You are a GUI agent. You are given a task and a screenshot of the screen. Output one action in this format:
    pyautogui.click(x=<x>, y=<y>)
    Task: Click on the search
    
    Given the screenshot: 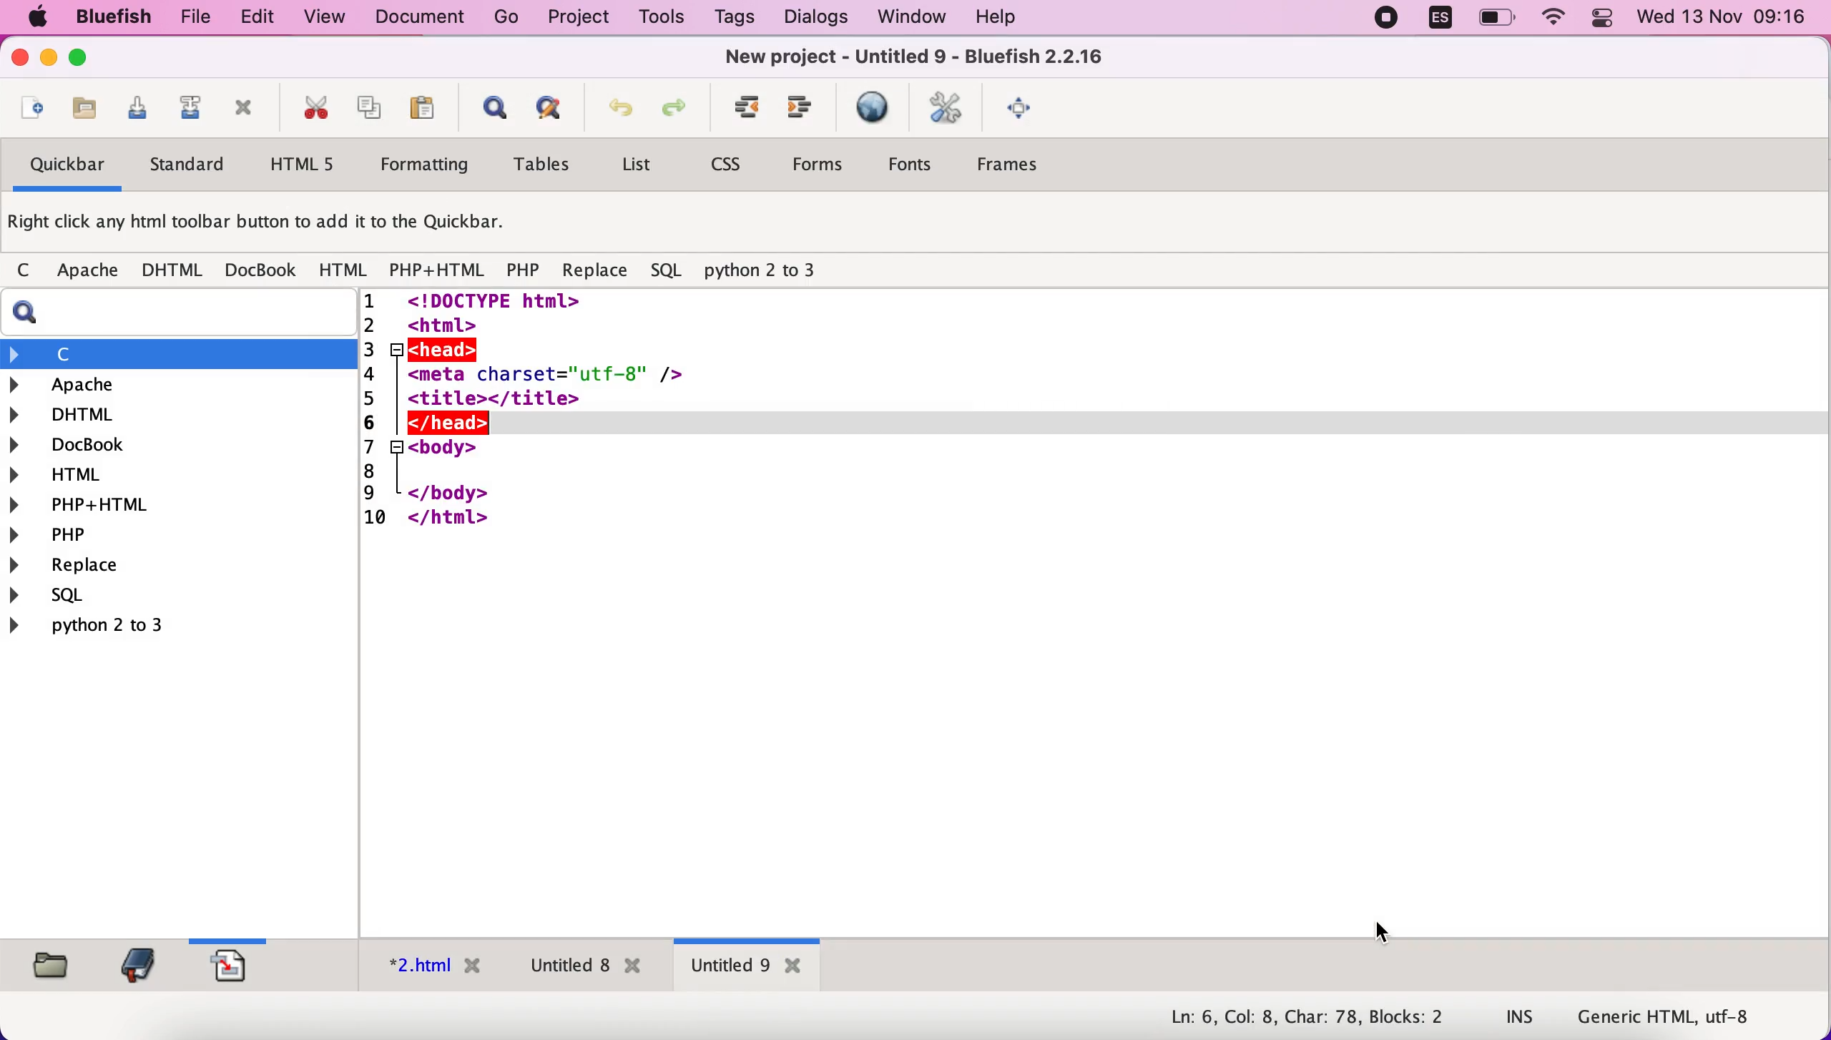 What is the action you would take?
    pyautogui.click(x=185, y=313)
    